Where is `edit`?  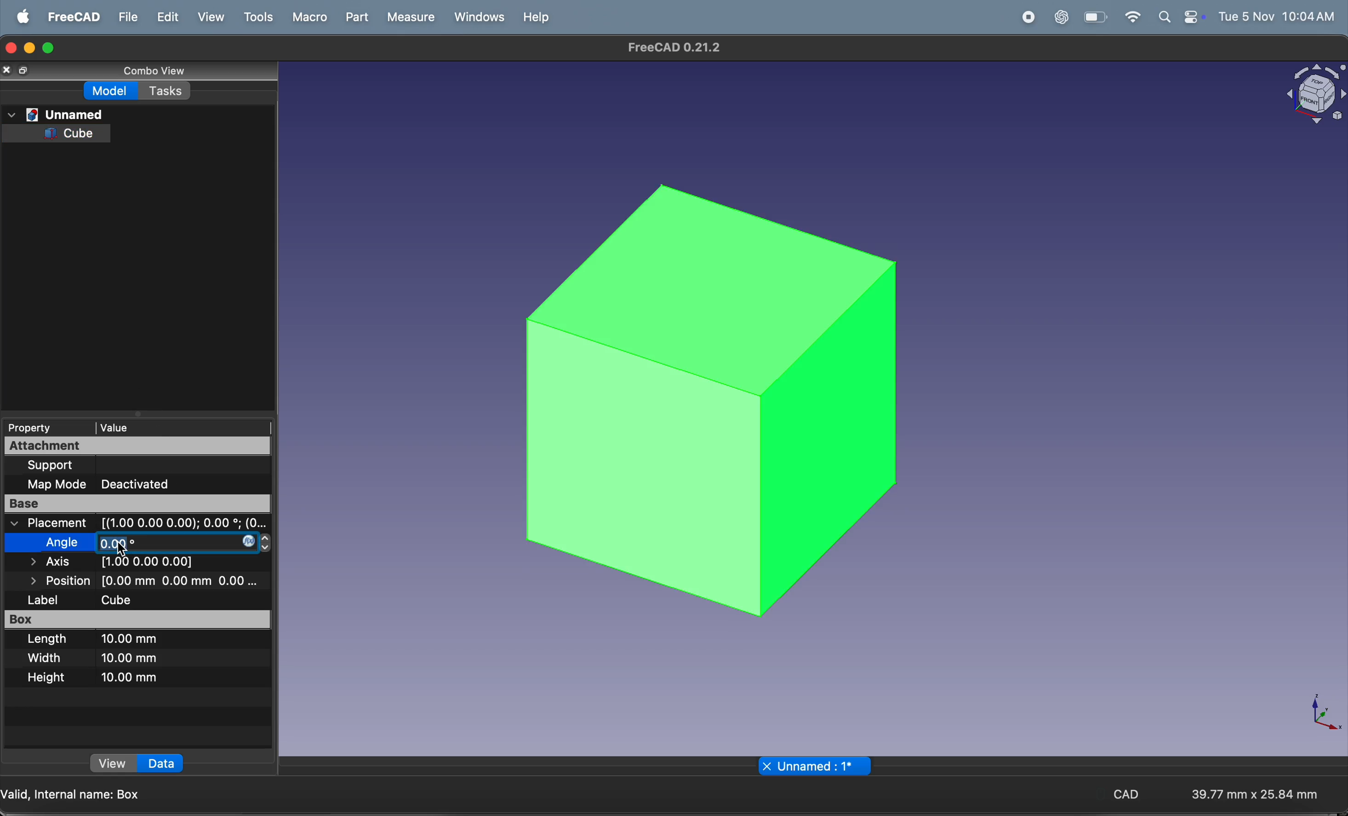 edit is located at coordinates (162, 16).